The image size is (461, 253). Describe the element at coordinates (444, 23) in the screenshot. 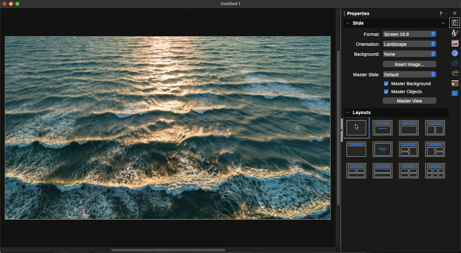

I see `More options` at that location.